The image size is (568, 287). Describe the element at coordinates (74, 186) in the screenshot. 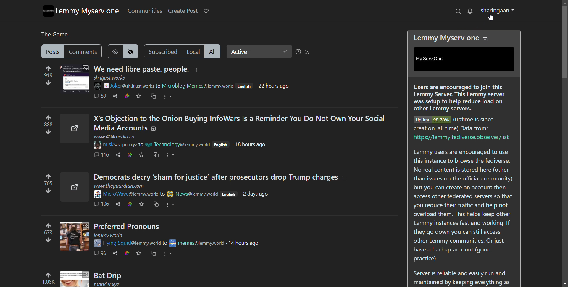

I see `thumbnail` at that location.